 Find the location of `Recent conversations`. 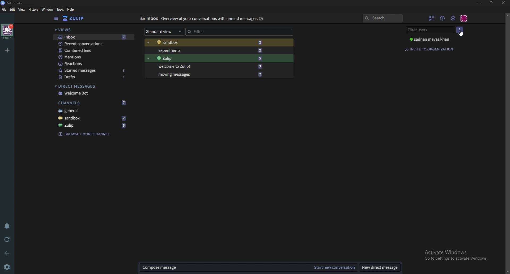

Recent conversations is located at coordinates (94, 44).